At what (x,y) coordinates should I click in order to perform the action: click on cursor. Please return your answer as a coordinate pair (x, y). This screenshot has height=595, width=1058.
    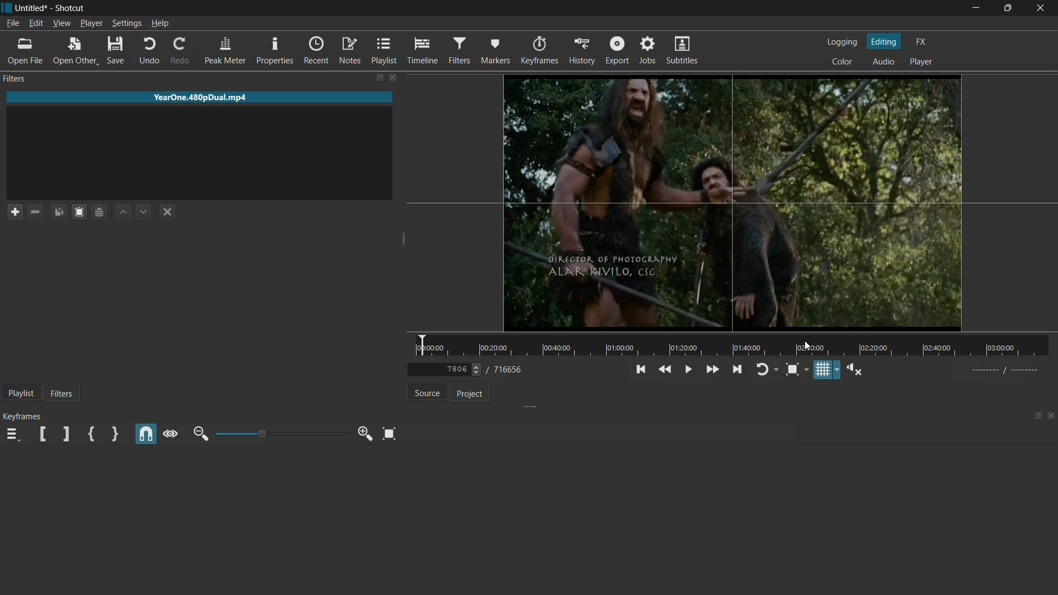
    Looking at the image, I should click on (806, 347).